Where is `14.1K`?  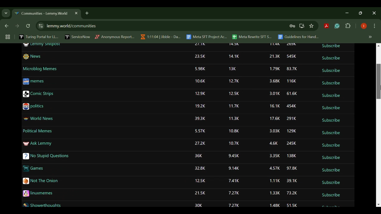 14.1K is located at coordinates (234, 57).